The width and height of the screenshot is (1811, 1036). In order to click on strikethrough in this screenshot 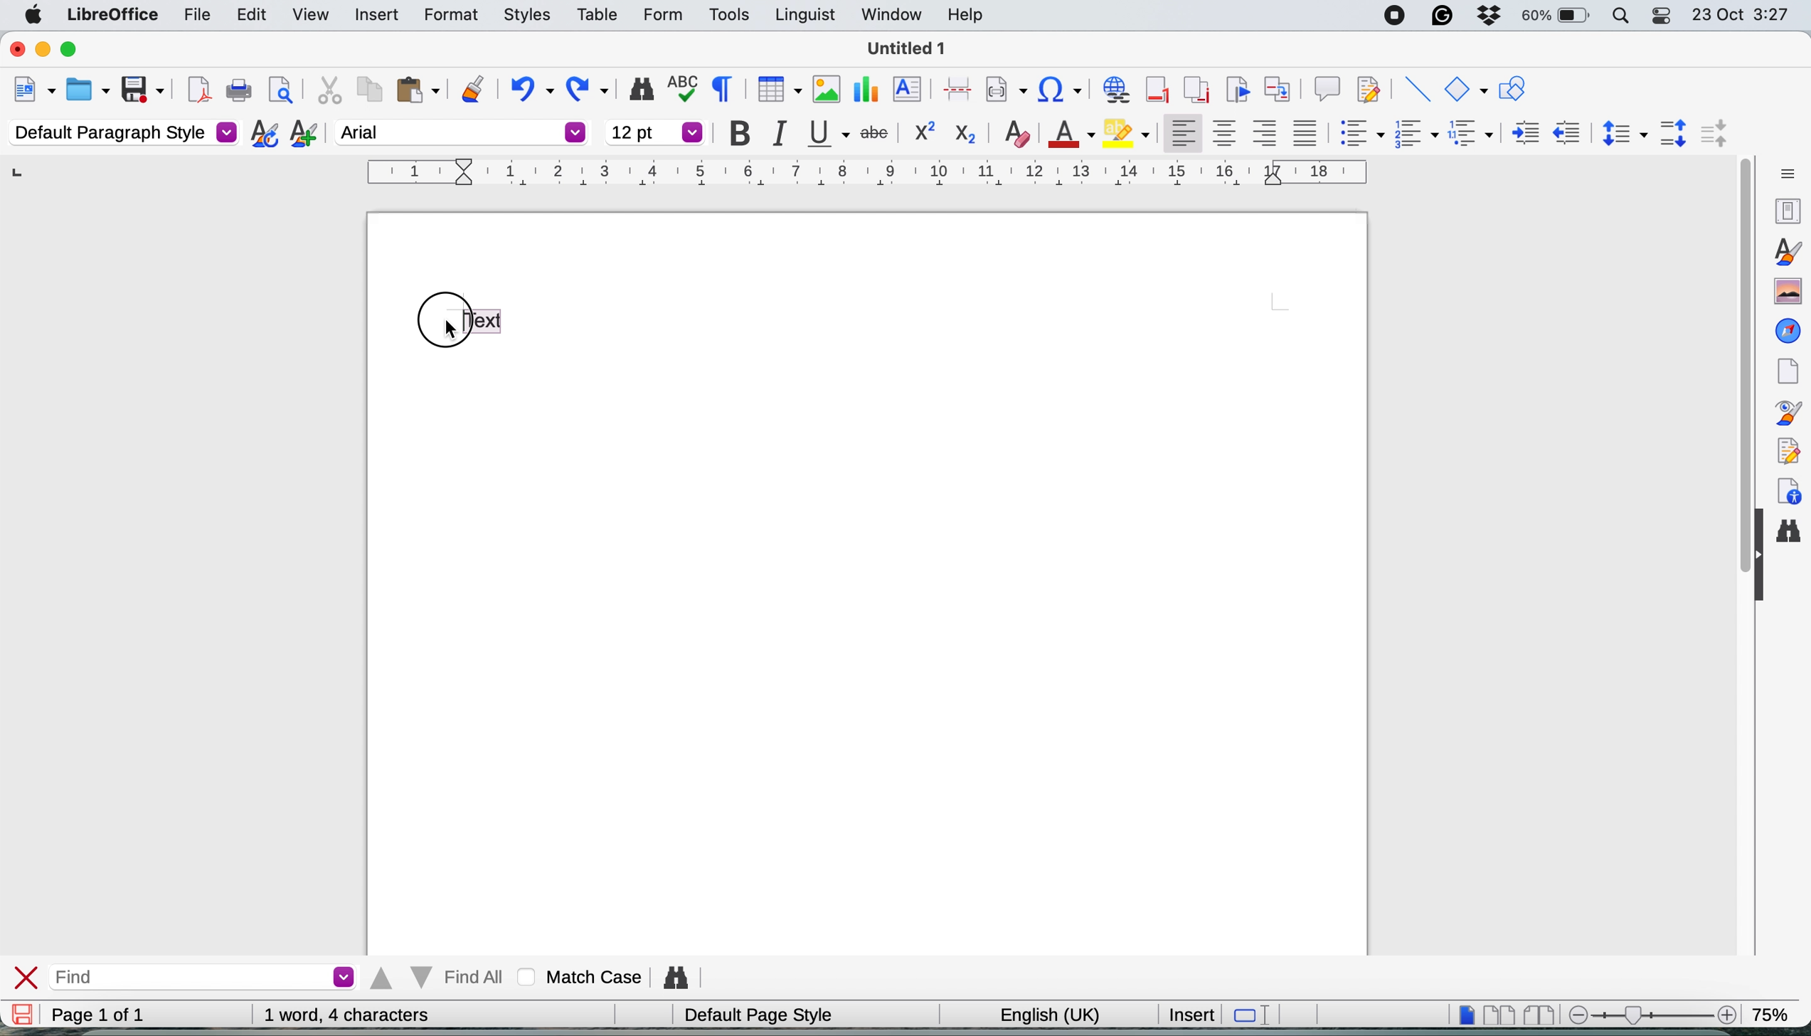, I will do `click(876, 134)`.